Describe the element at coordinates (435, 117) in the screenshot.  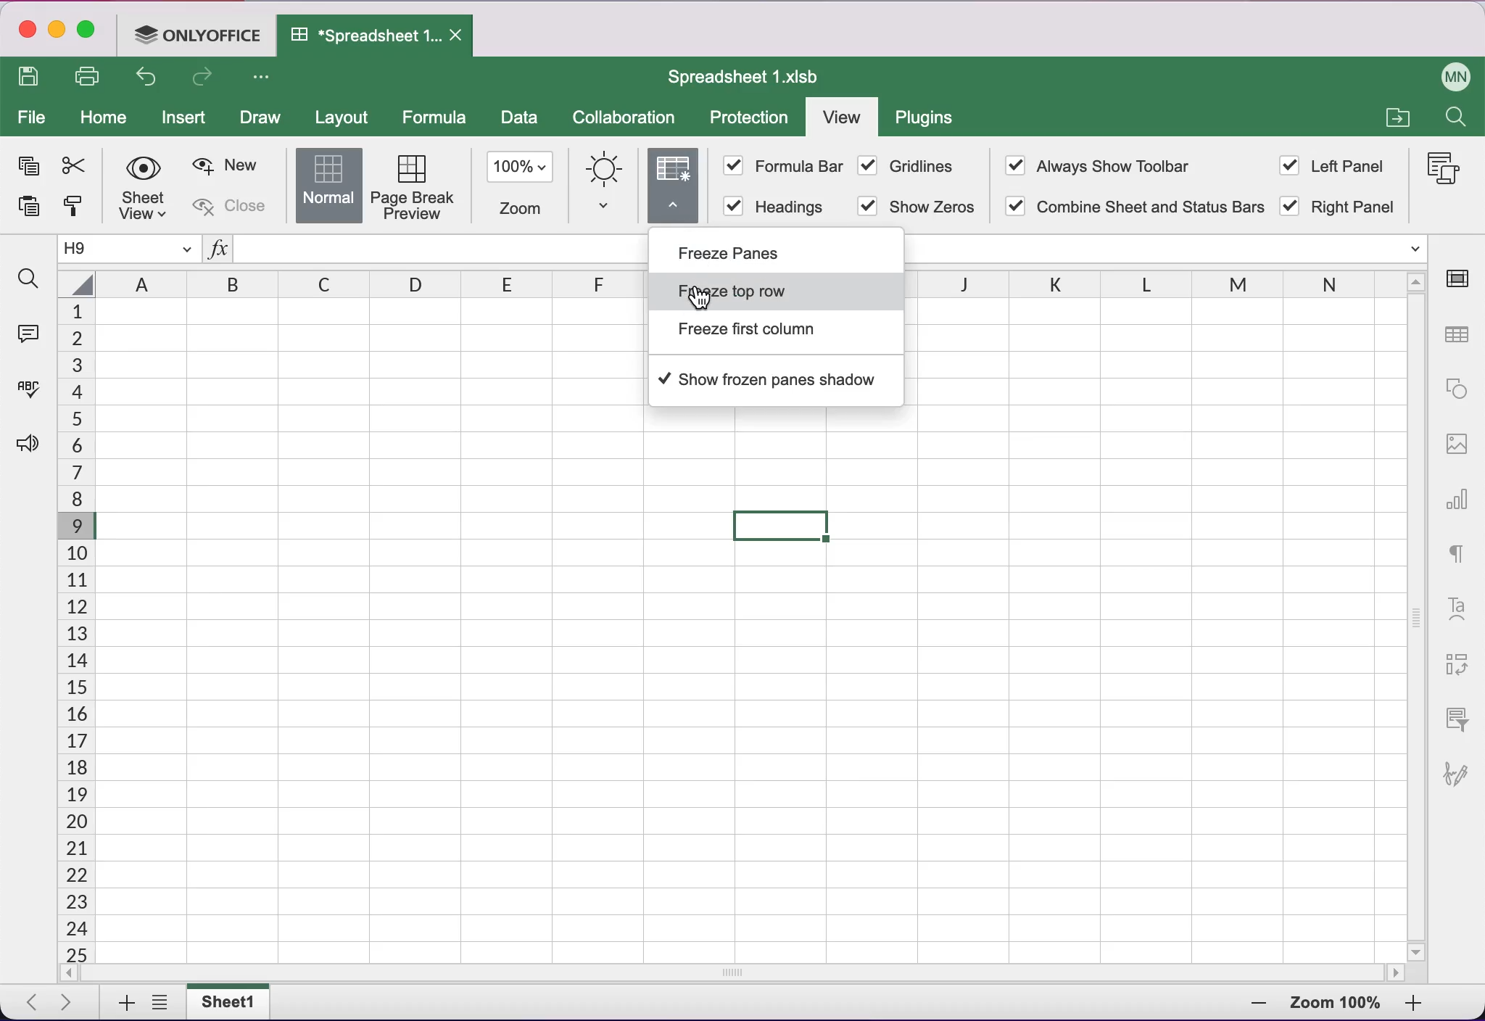
I see `formula` at that location.